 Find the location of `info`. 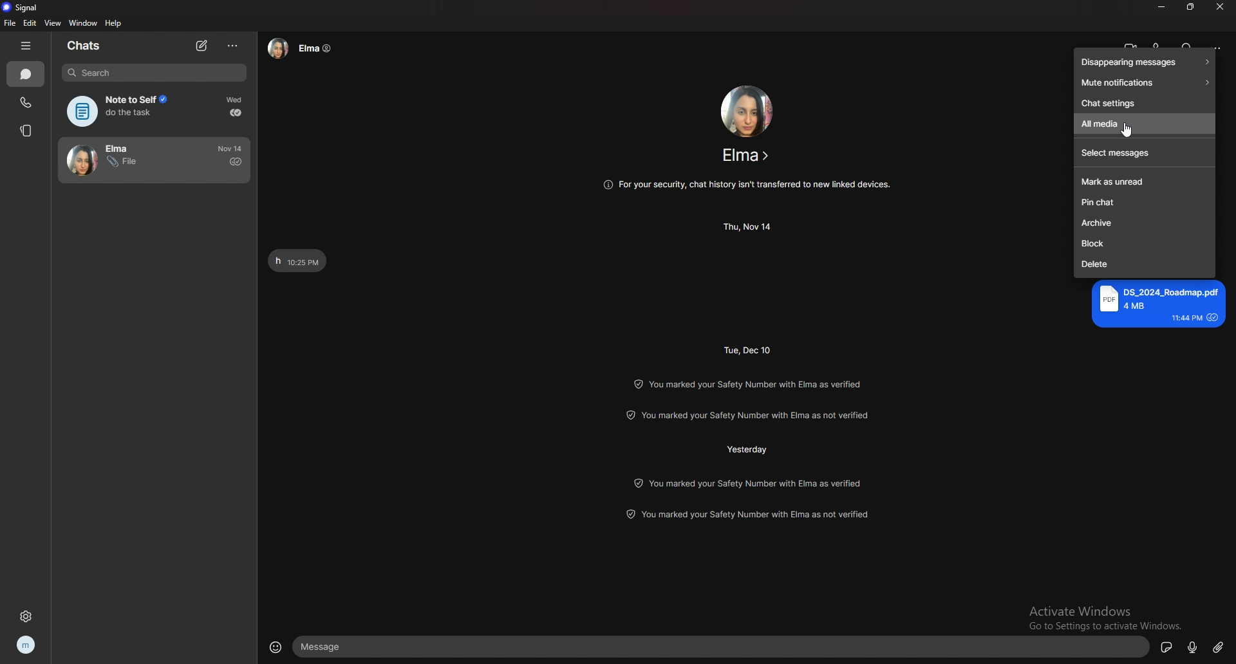

info is located at coordinates (747, 513).